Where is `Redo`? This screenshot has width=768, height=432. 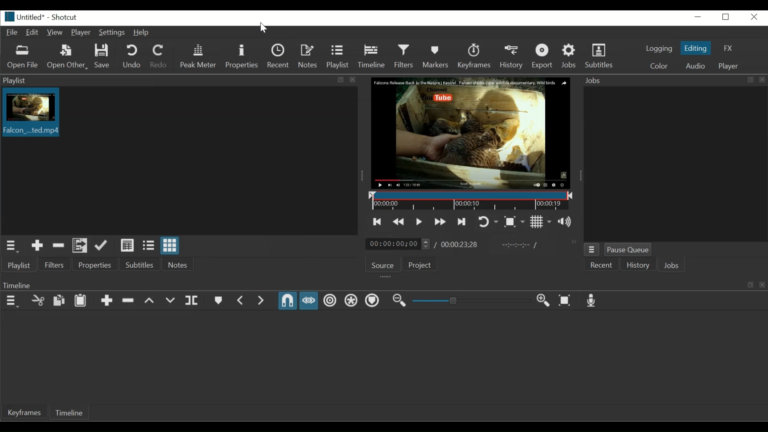 Redo is located at coordinates (159, 56).